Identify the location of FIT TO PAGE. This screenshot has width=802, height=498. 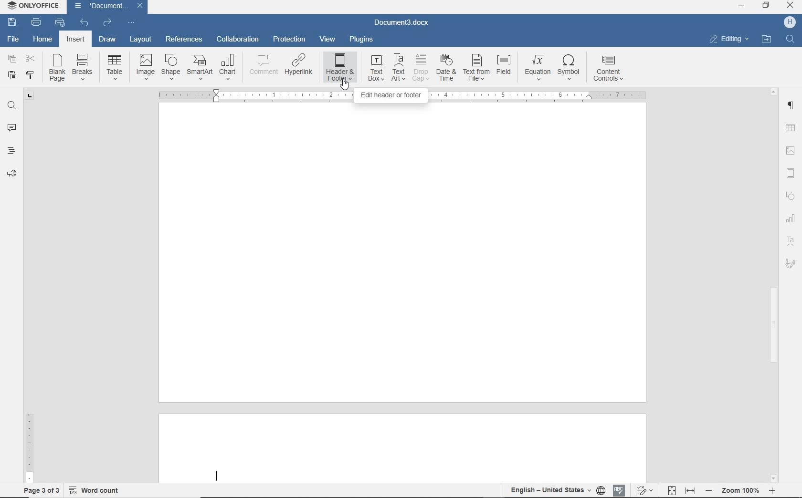
(671, 490).